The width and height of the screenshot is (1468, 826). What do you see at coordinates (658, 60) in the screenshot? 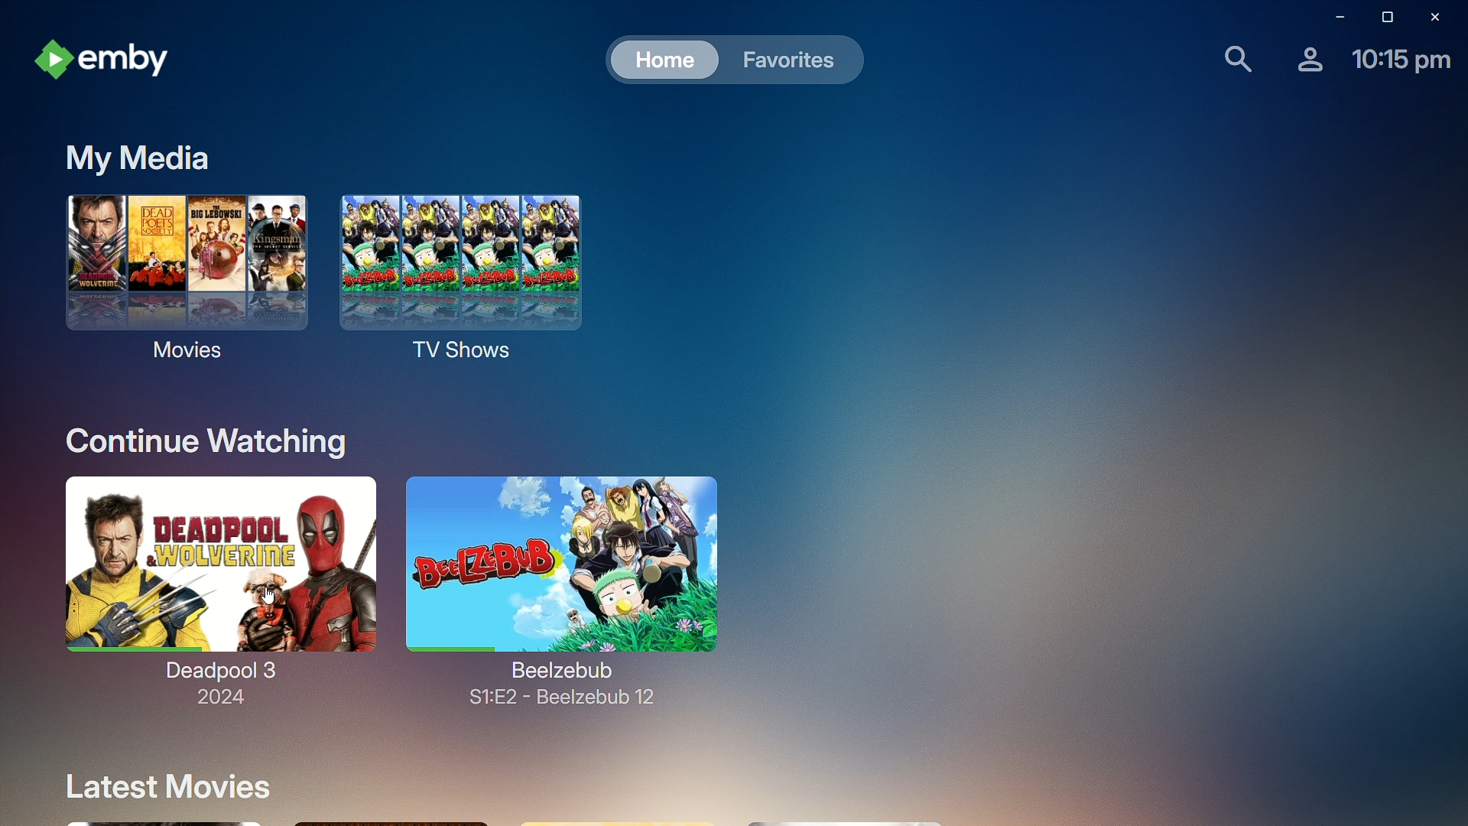
I see `Home` at bounding box center [658, 60].